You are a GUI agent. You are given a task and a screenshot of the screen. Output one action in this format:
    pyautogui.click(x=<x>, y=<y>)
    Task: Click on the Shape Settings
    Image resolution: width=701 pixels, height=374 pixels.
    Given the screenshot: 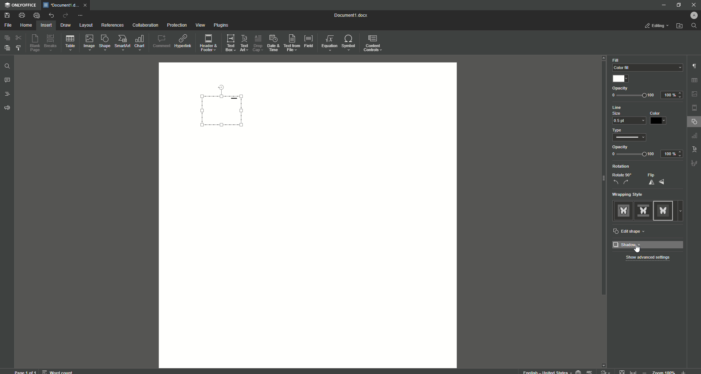 What is the action you would take?
    pyautogui.click(x=694, y=122)
    